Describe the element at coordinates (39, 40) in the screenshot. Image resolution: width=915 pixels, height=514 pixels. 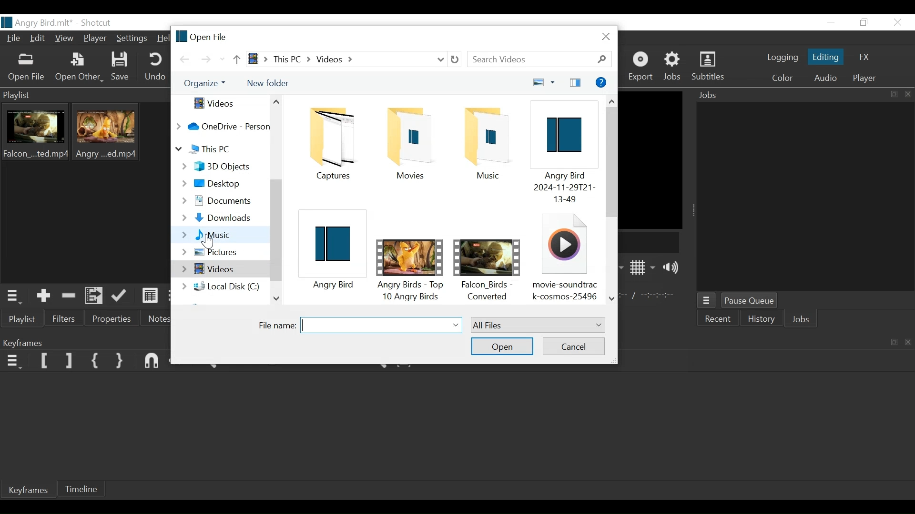
I see `Edit` at that location.